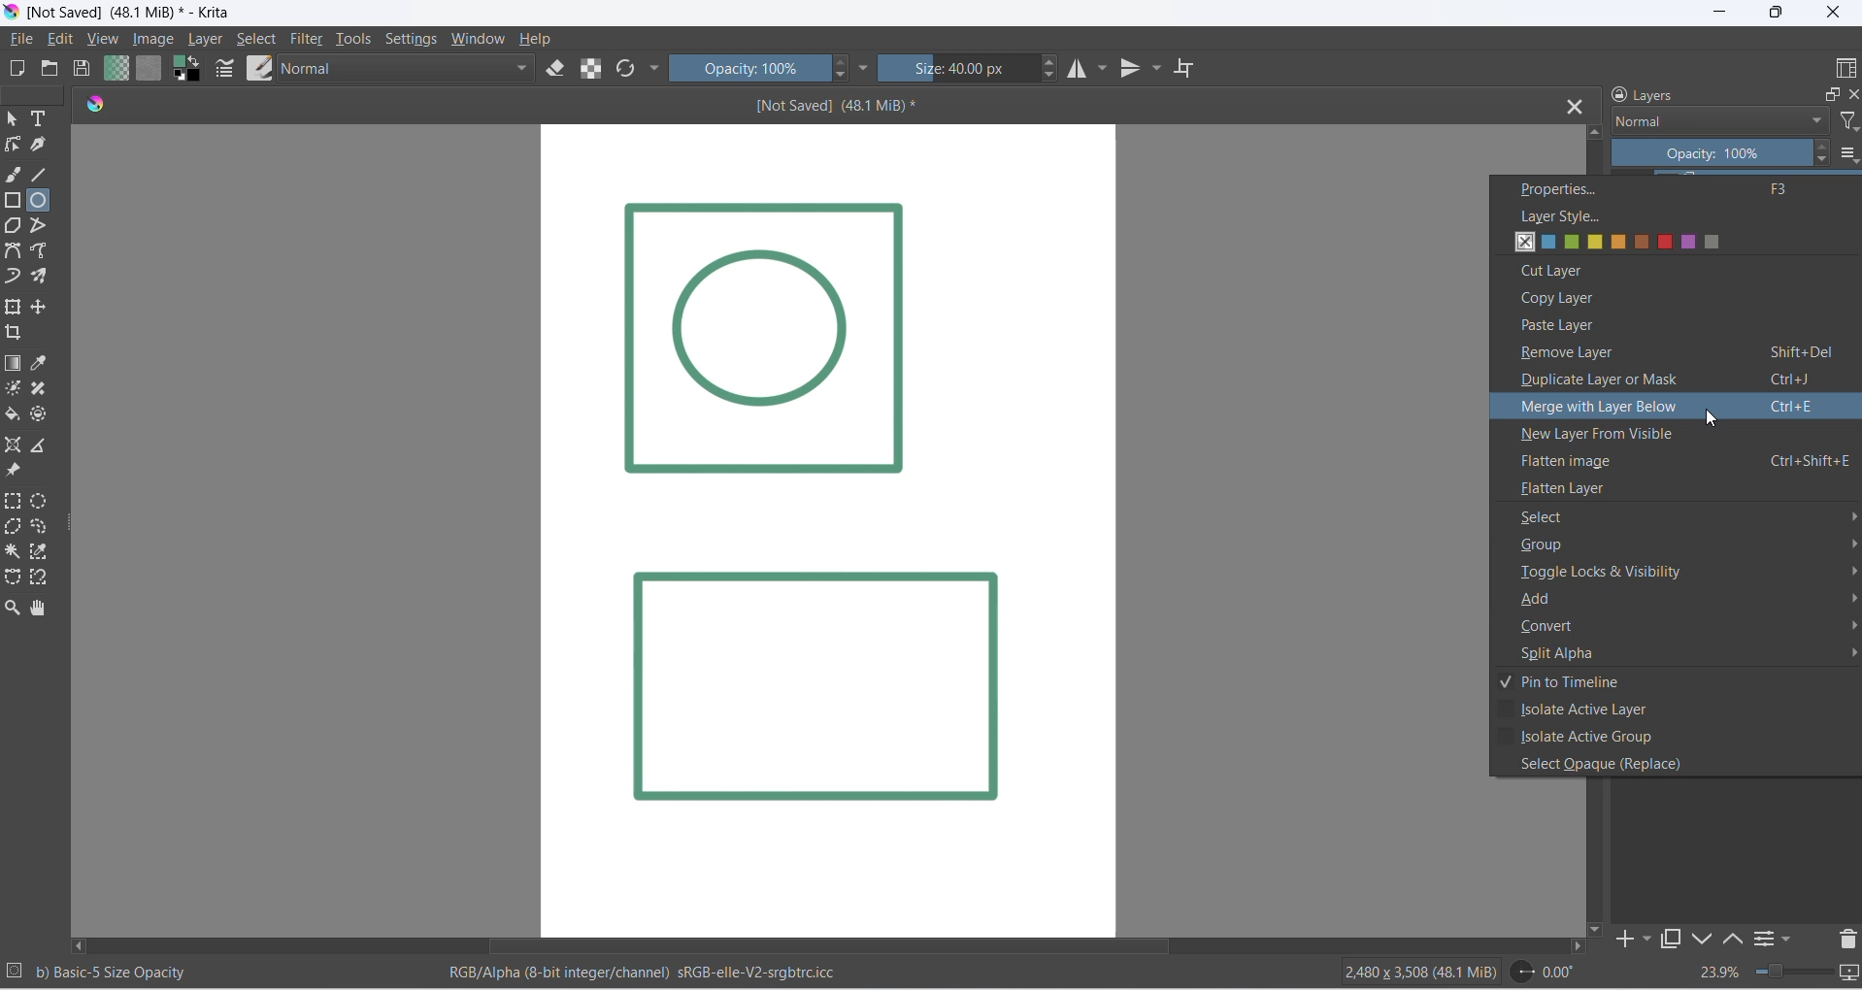  What do you see at coordinates (1191, 70) in the screenshot?
I see `wrap around mode` at bounding box center [1191, 70].